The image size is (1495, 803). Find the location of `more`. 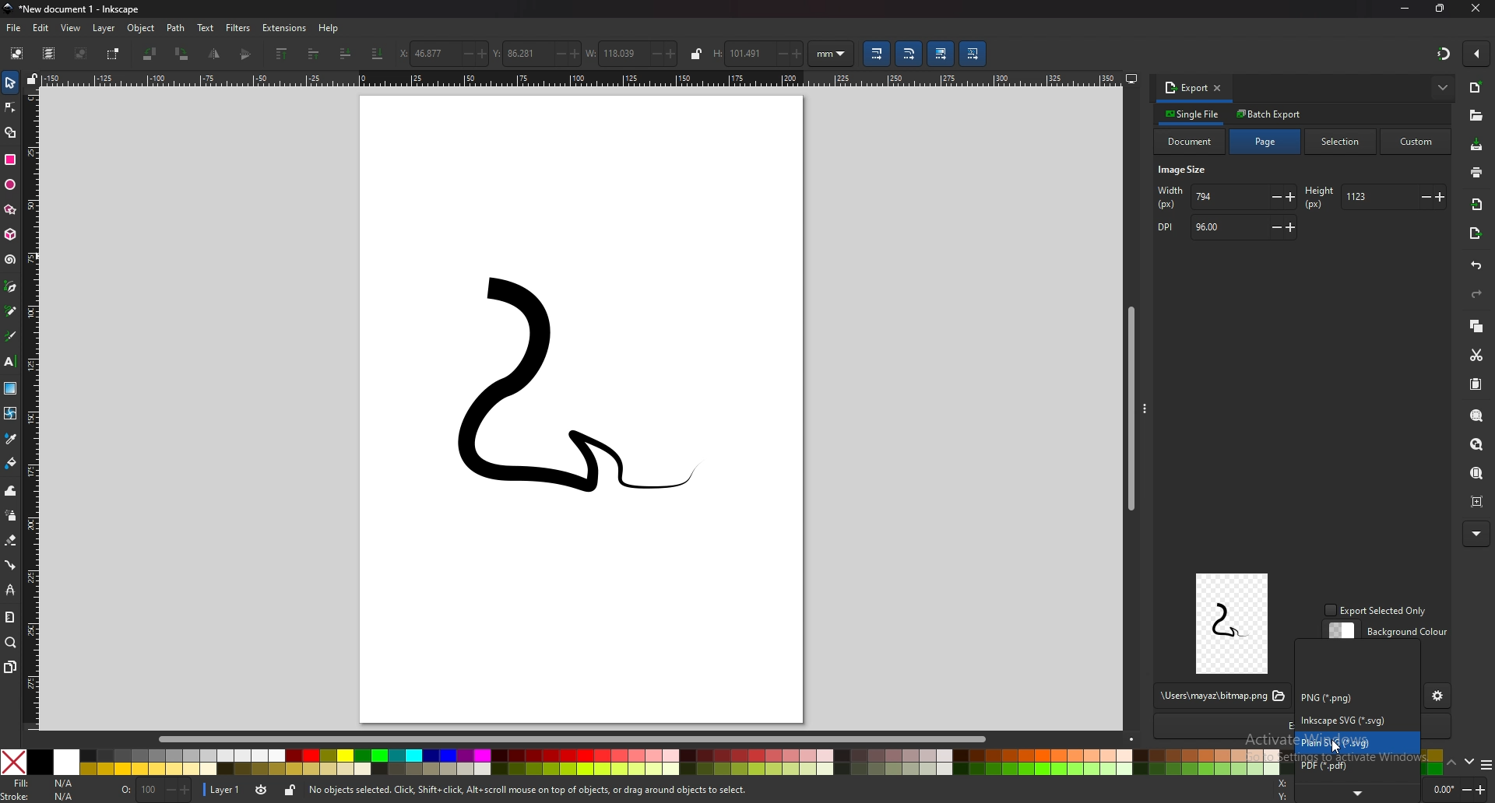

more is located at coordinates (1475, 534).